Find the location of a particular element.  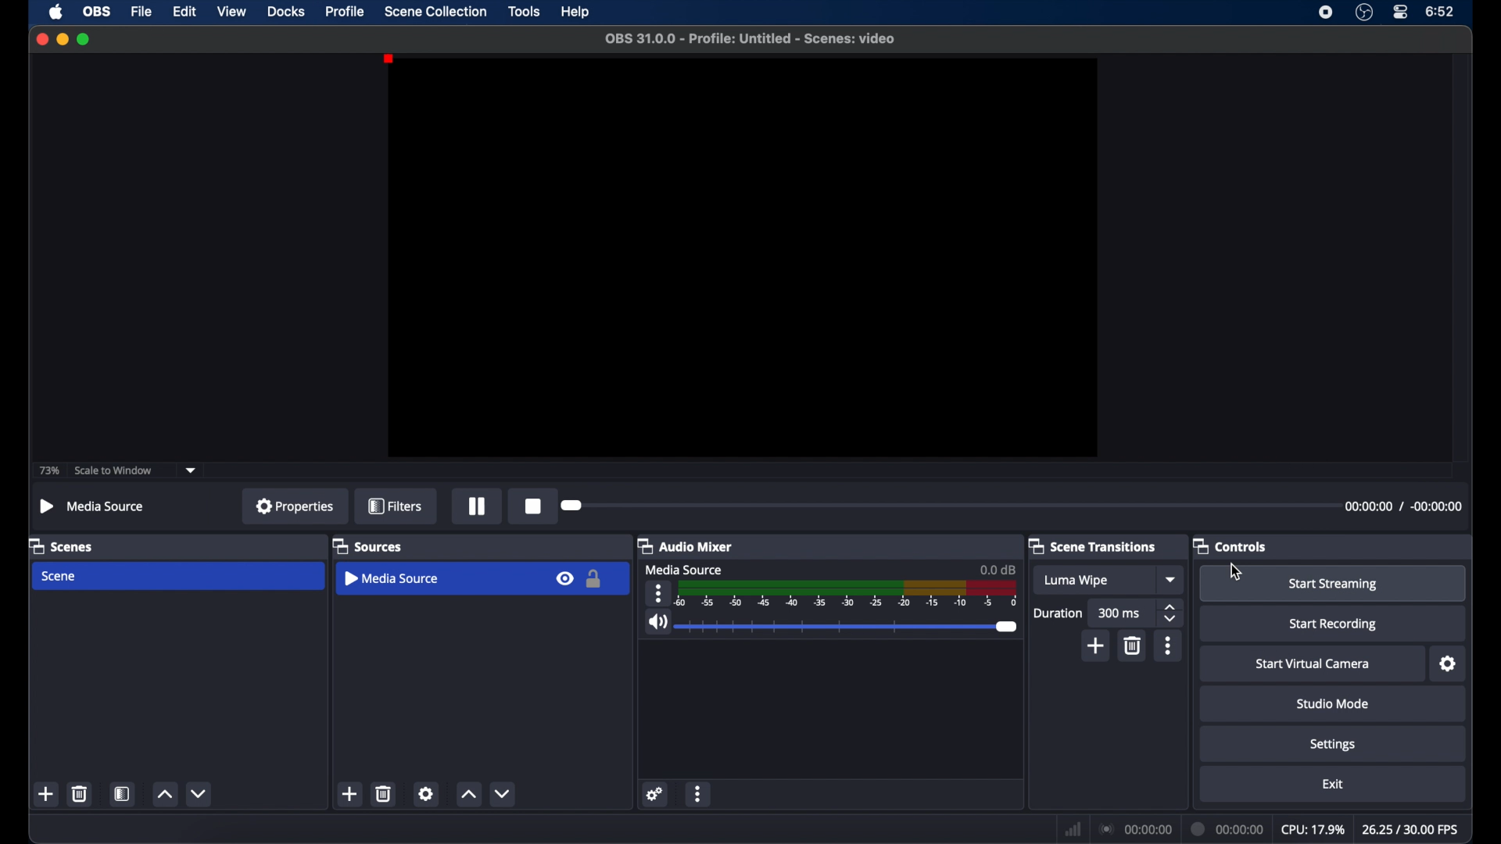

scene filters is located at coordinates (124, 793).